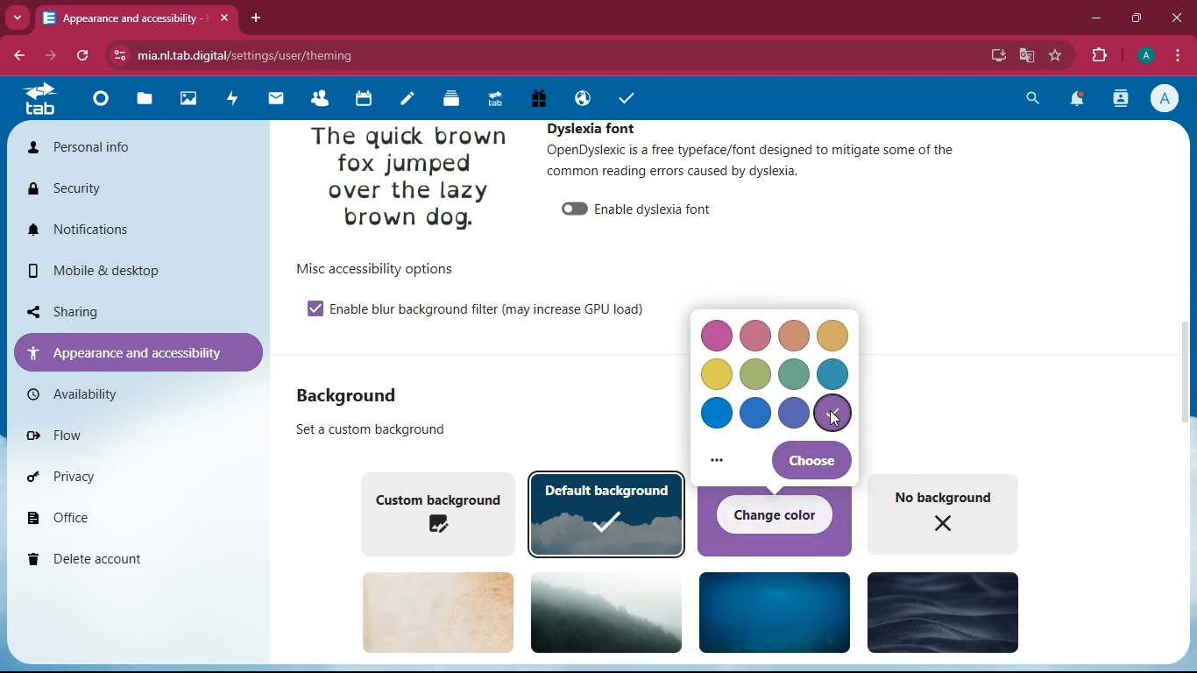 The image size is (1197, 673). Describe the element at coordinates (126, 230) in the screenshot. I see `notifications` at that location.